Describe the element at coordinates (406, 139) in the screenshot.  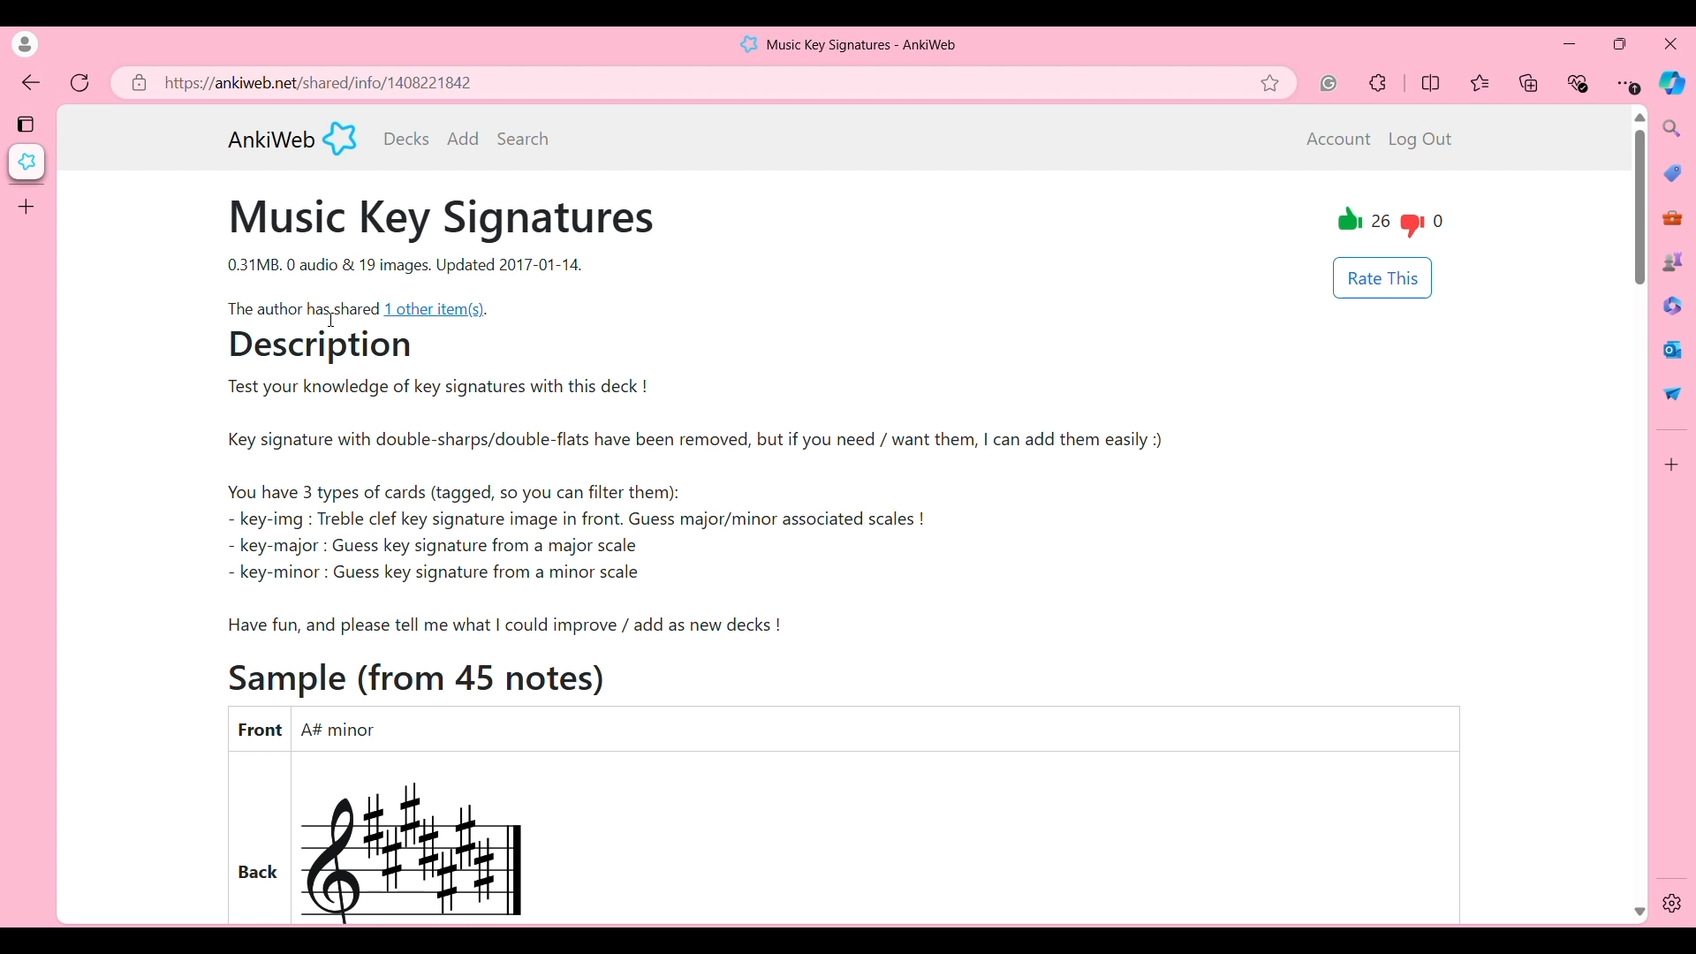
I see `Decks` at that location.